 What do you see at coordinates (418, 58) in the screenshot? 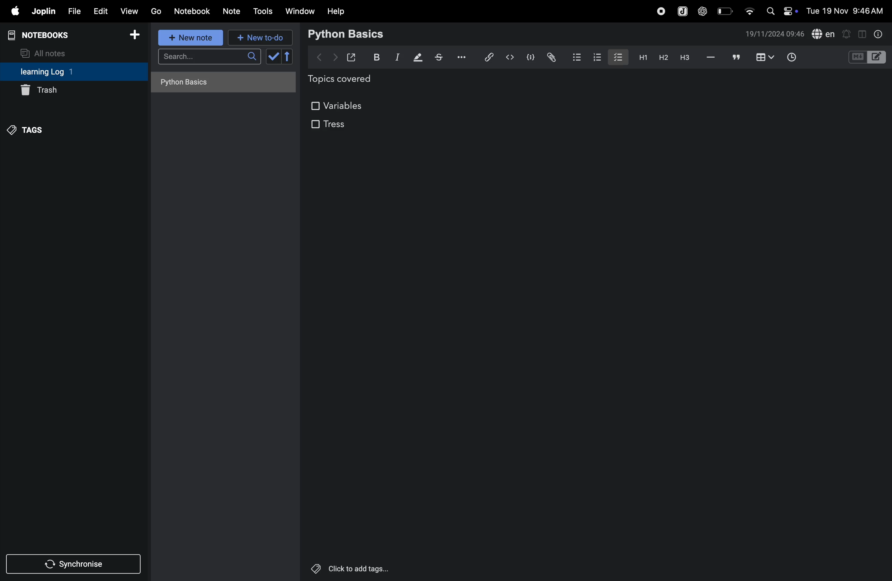
I see `displaying` at bounding box center [418, 58].